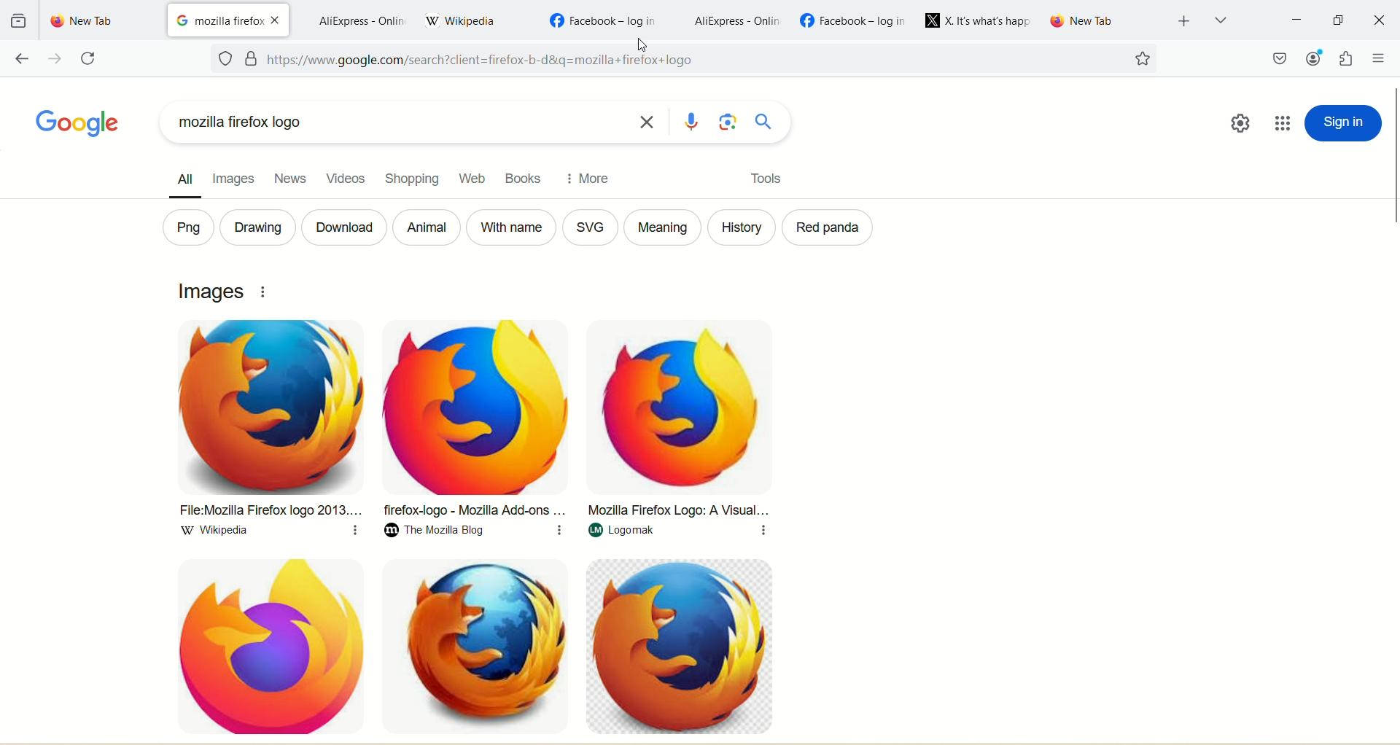 The image size is (1400, 745). Describe the element at coordinates (642, 45) in the screenshot. I see `cursor` at that location.